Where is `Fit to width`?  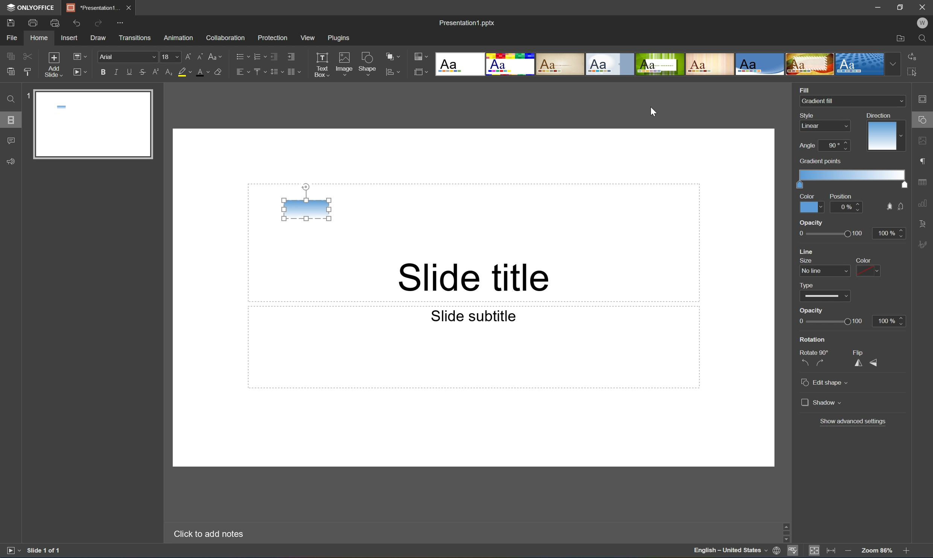 Fit to width is located at coordinates (831, 552).